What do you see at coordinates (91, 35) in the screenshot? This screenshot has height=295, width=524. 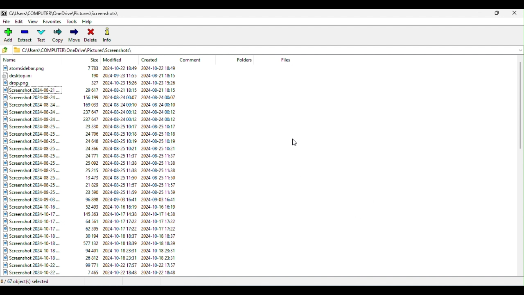 I see `Delete` at bounding box center [91, 35].